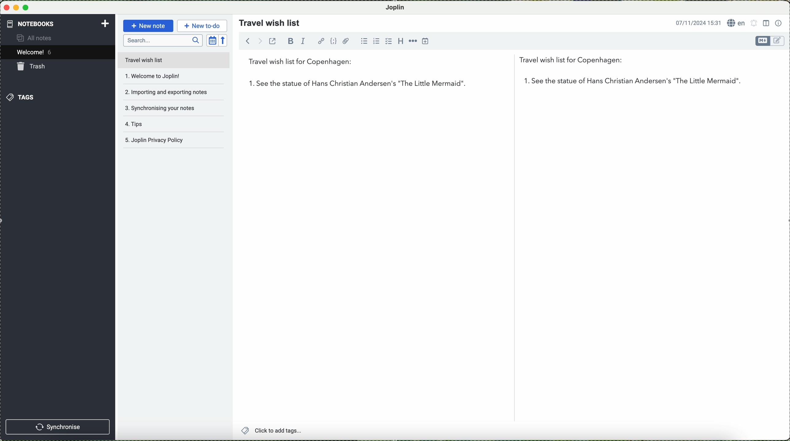 Image resolution: width=790 pixels, height=441 pixels. What do you see at coordinates (21, 97) in the screenshot?
I see `tags` at bounding box center [21, 97].